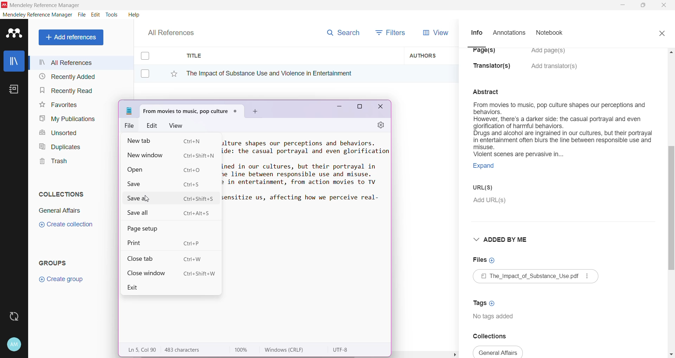 This screenshot has width=675, height=358. I want to click on Save As, so click(172, 198).